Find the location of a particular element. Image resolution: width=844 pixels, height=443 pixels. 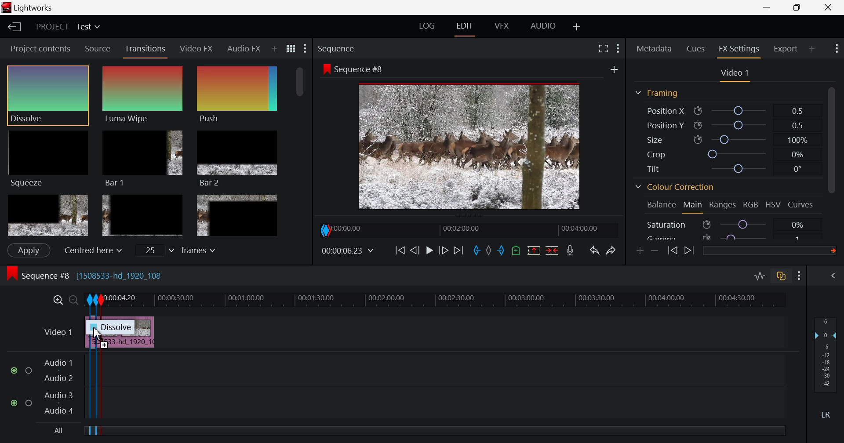

FX Settings Open is located at coordinates (739, 50).